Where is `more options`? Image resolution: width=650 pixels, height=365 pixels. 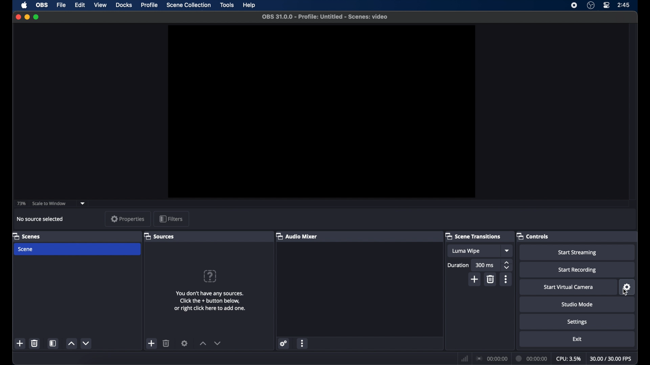 more options is located at coordinates (506, 279).